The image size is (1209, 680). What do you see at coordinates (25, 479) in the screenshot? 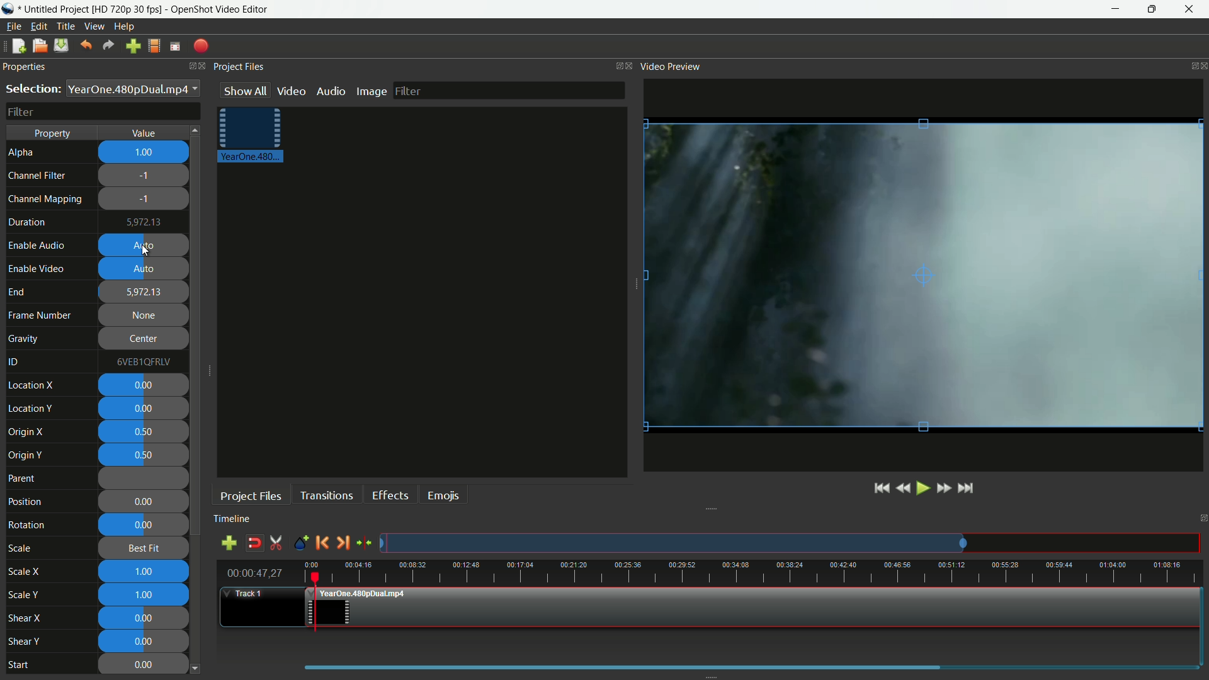
I see `parent` at bounding box center [25, 479].